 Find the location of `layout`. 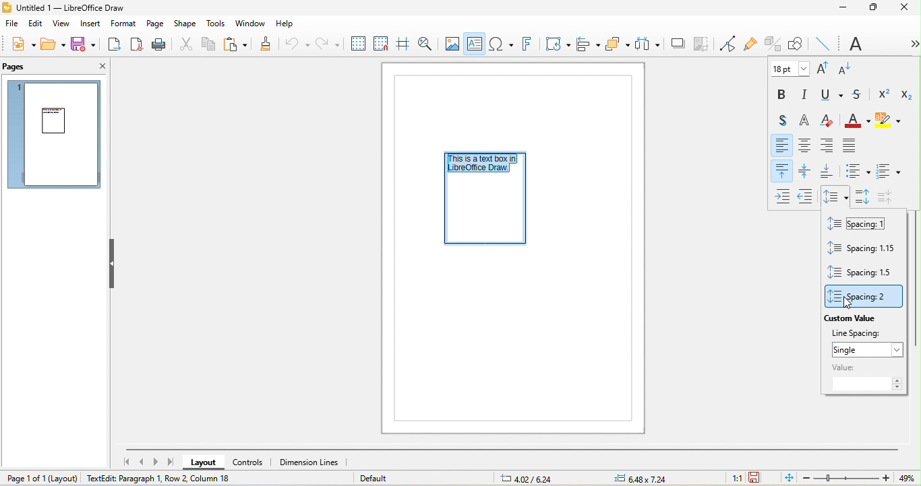

layout is located at coordinates (206, 463).